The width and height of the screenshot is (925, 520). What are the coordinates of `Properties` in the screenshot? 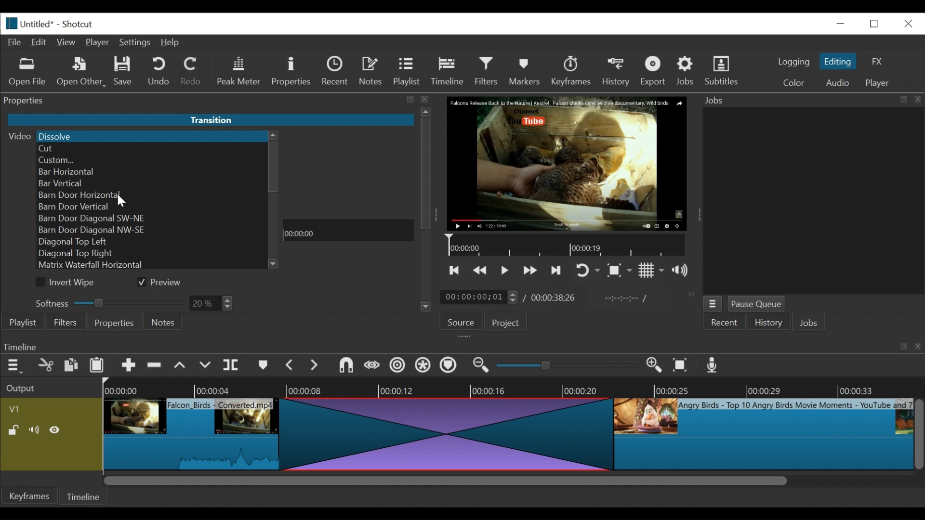 It's located at (114, 323).